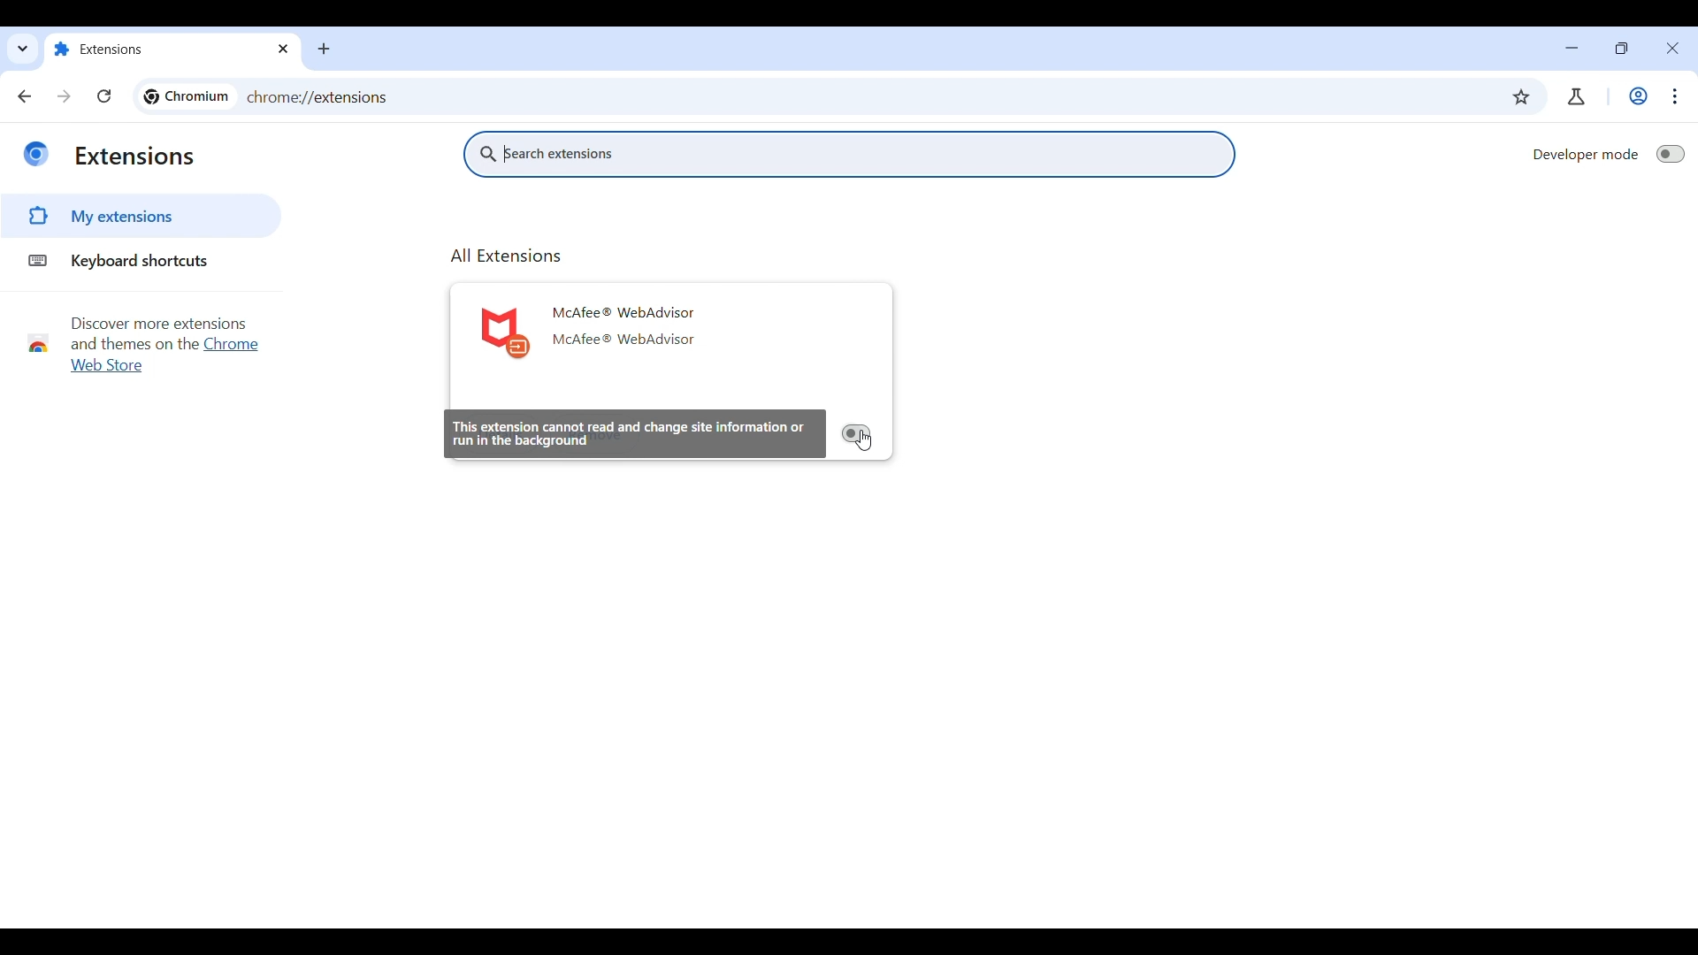  Describe the element at coordinates (319, 97) in the screenshot. I see `chrome://extensions` at that location.